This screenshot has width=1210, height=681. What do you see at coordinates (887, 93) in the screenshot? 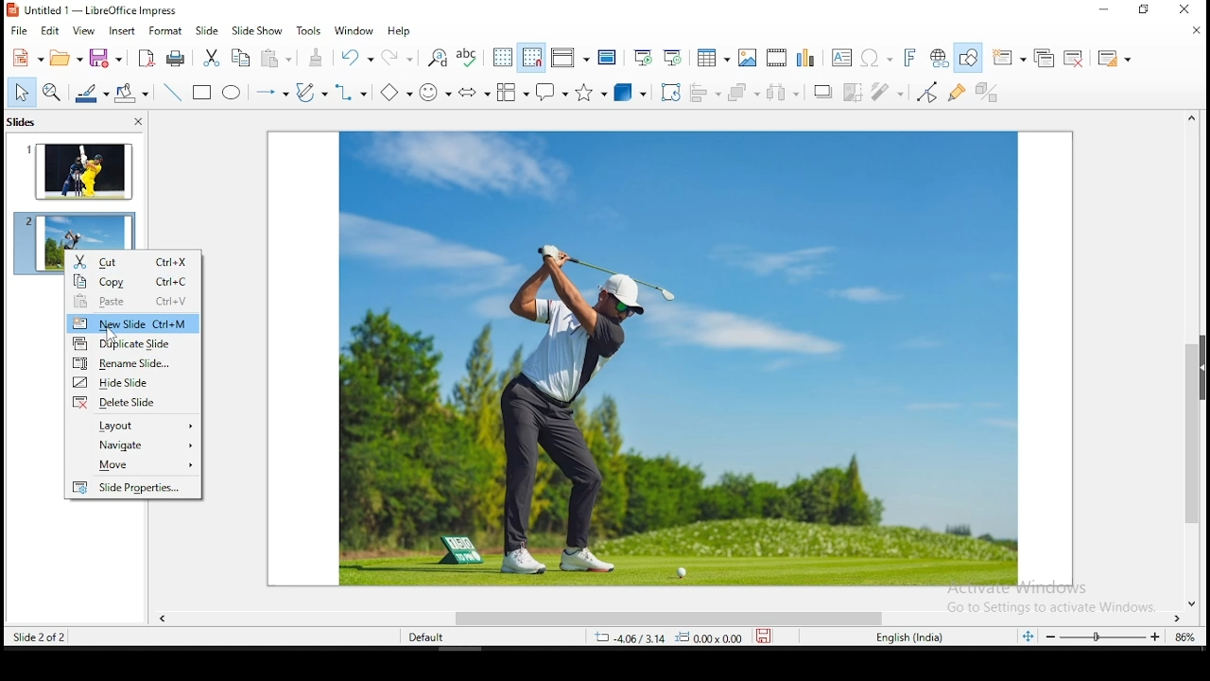
I see `filter` at bounding box center [887, 93].